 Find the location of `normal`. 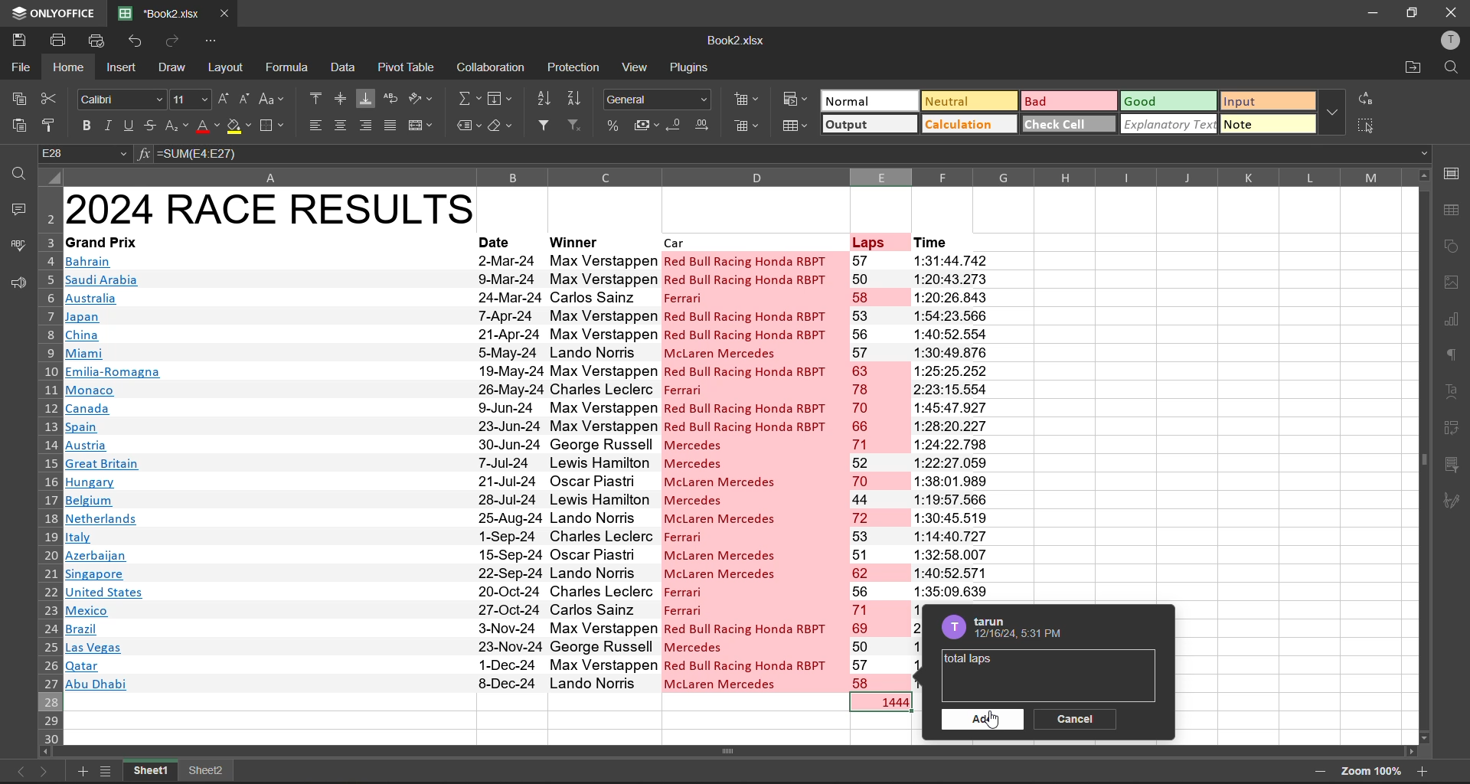

normal is located at coordinates (870, 101).